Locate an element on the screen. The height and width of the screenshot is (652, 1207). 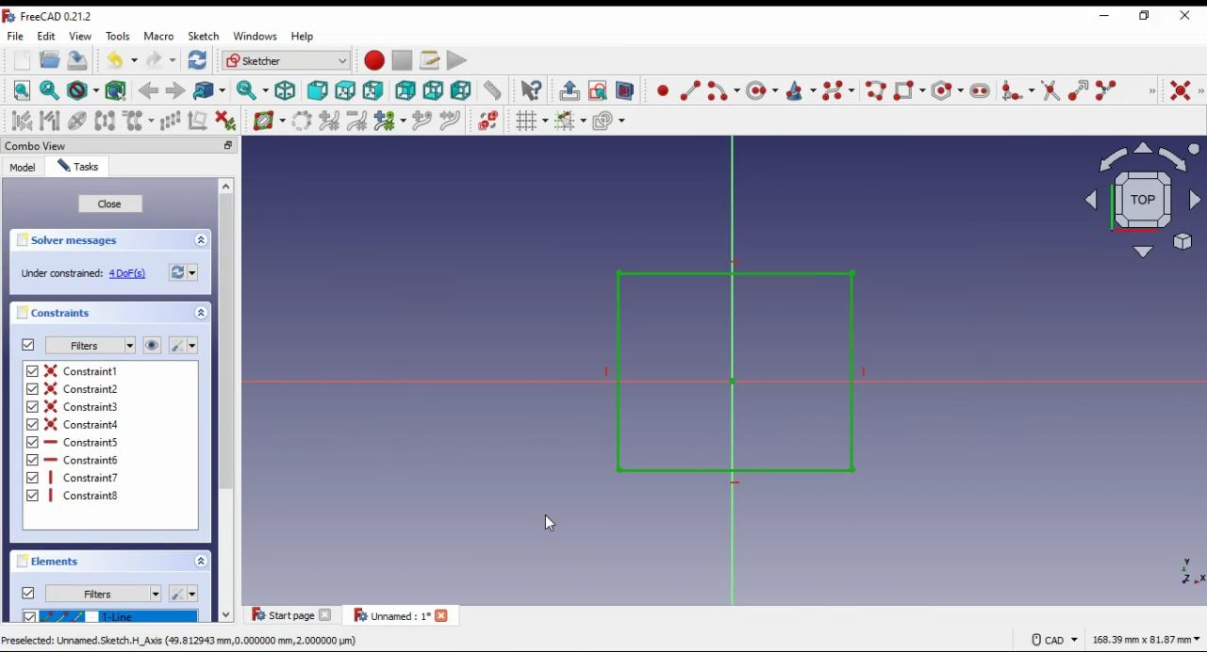
  1-line is located at coordinates (122, 616).